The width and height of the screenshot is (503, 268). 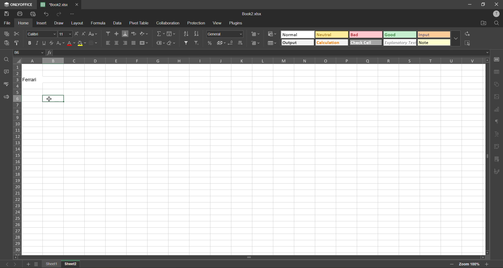 What do you see at coordinates (139, 23) in the screenshot?
I see `pivot table` at bounding box center [139, 23].